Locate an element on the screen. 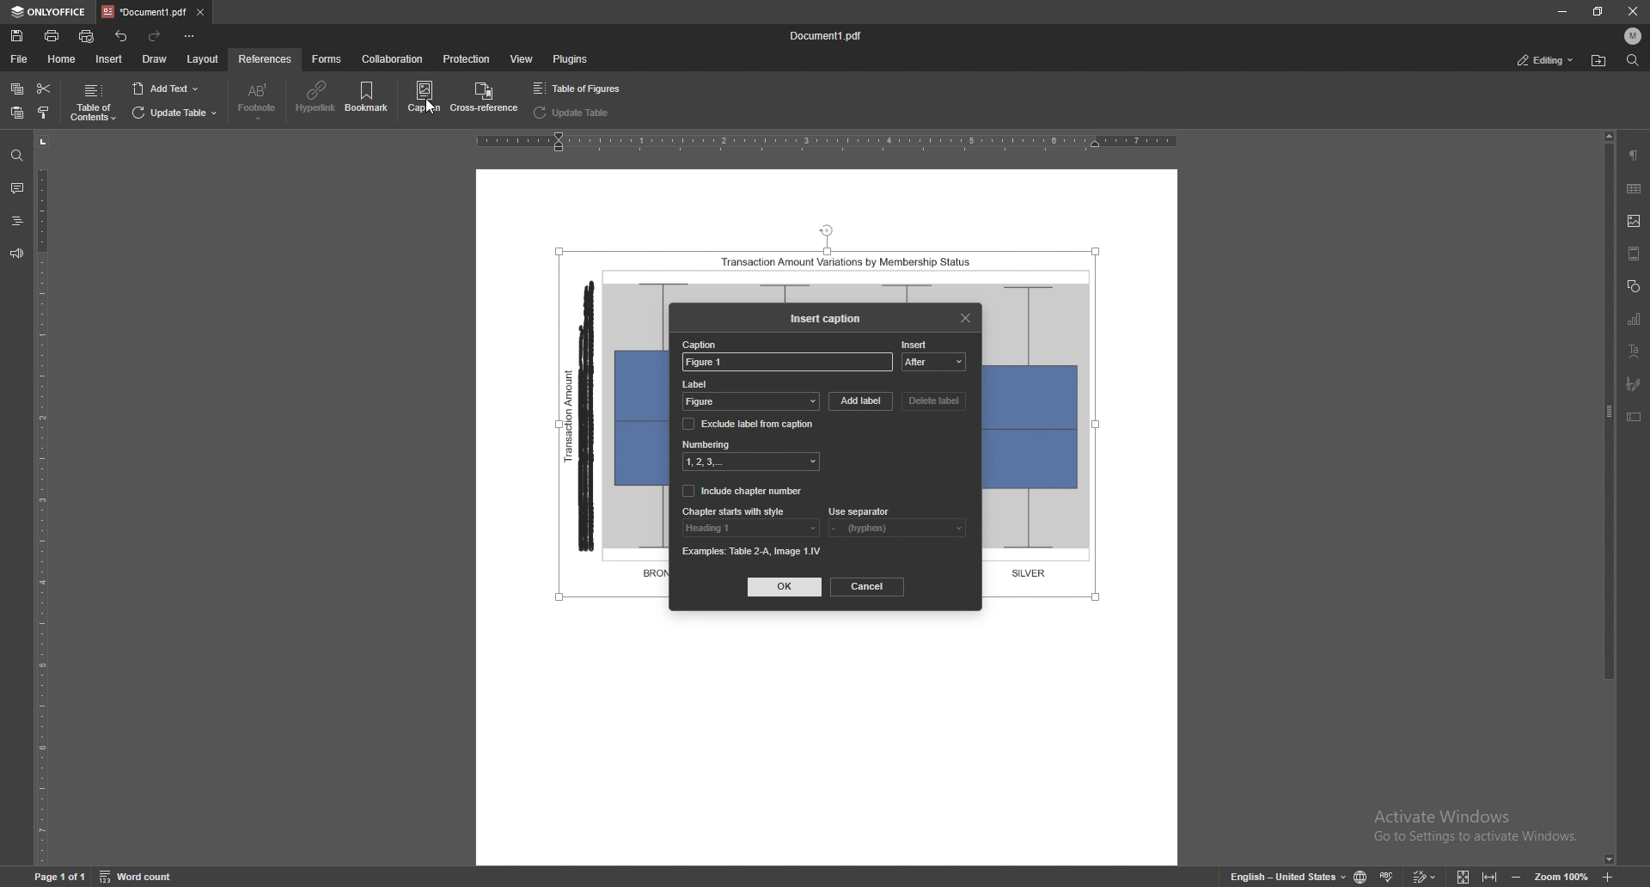  track changes is located at coordinates (1425, 876).